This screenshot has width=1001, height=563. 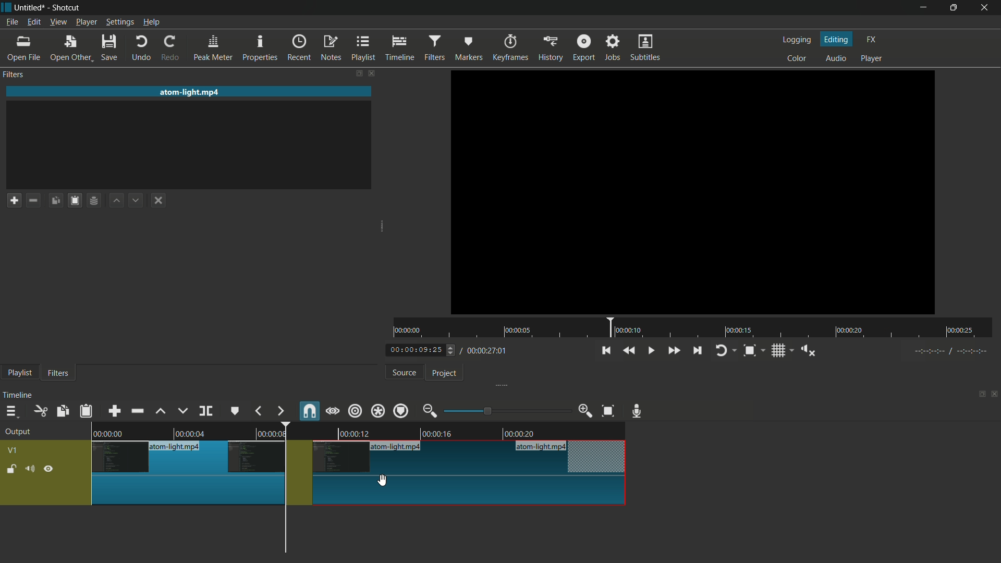 What do you see at coordinates (726, 350) in the screenshot?
I see `toggle player looping` at bounding box center [726, 350].